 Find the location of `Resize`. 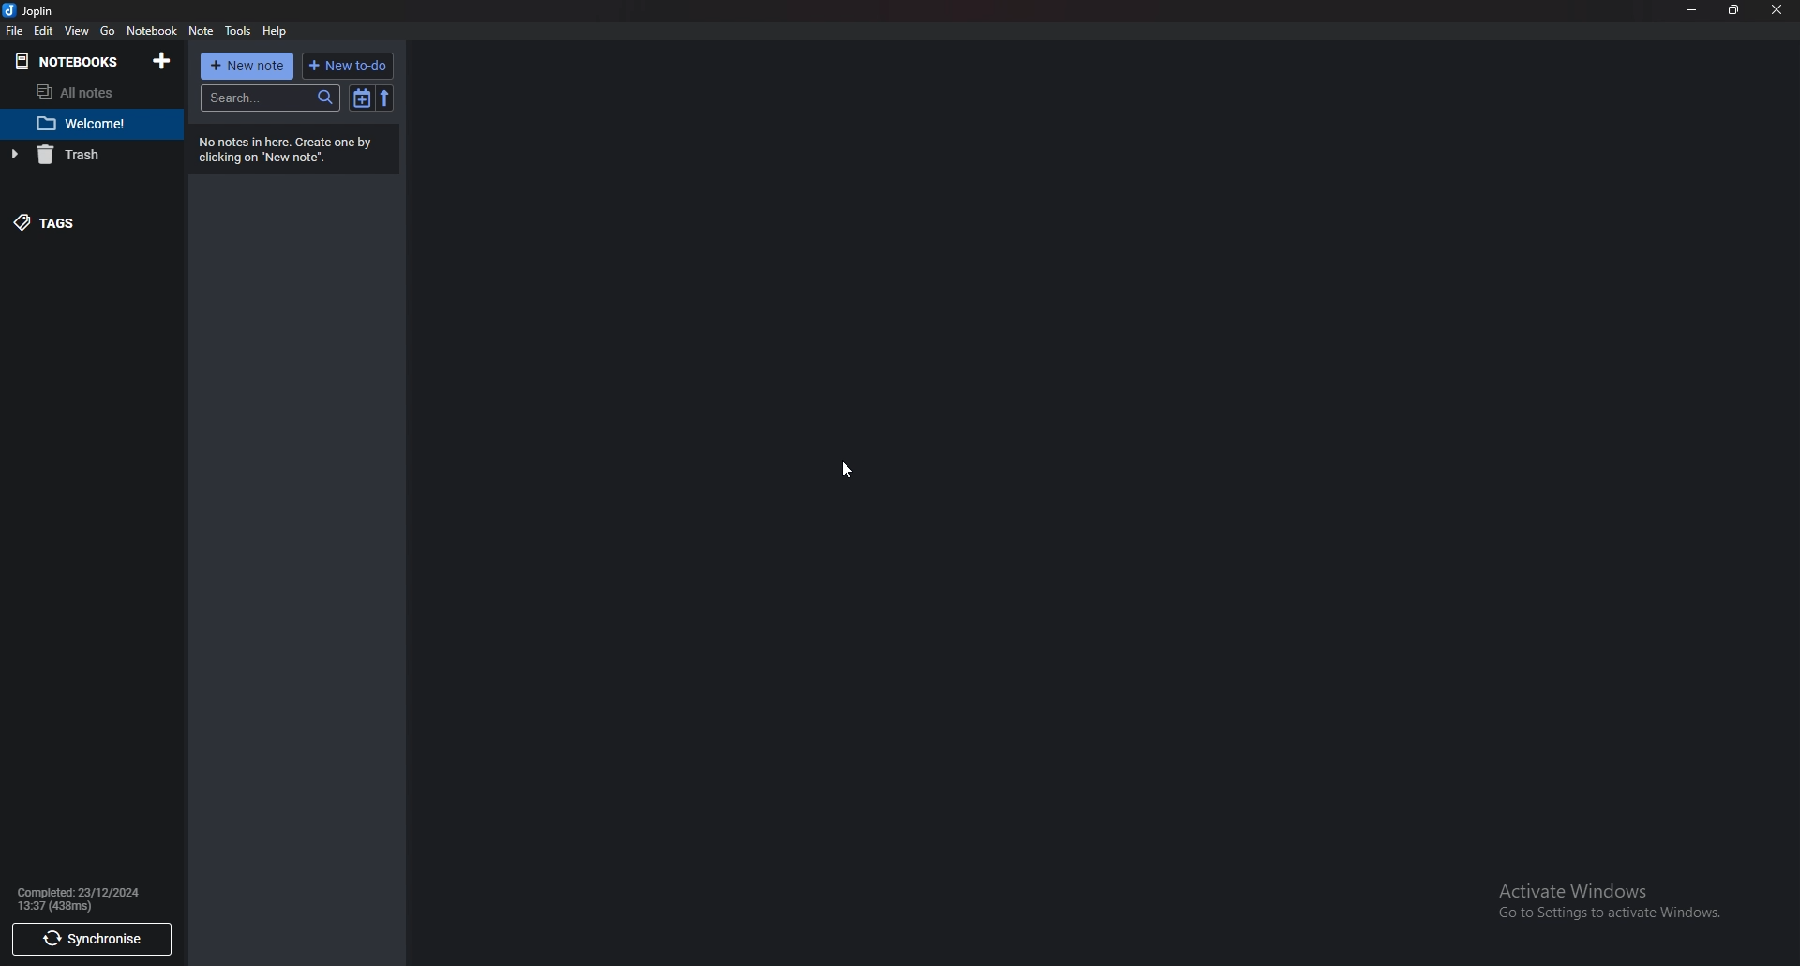

Resize is located at coordinates (1734, 10).